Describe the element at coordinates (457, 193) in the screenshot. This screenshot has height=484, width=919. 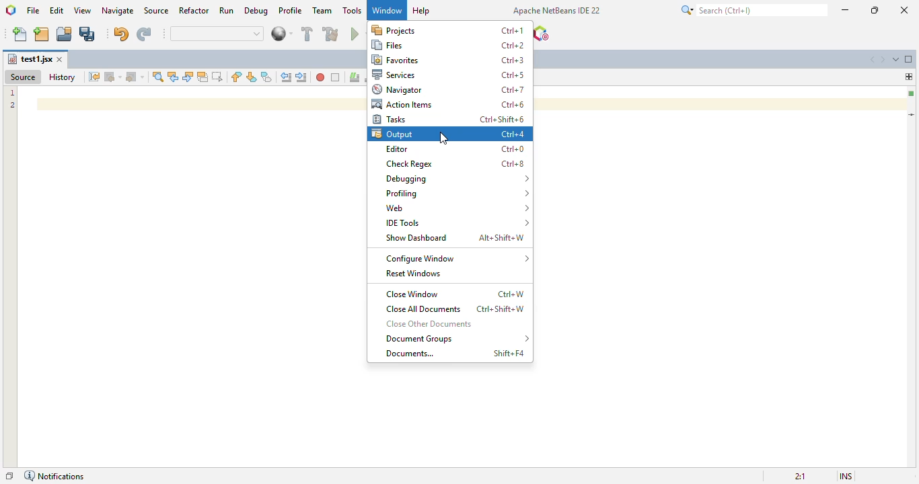
I see `profiling` at that location.